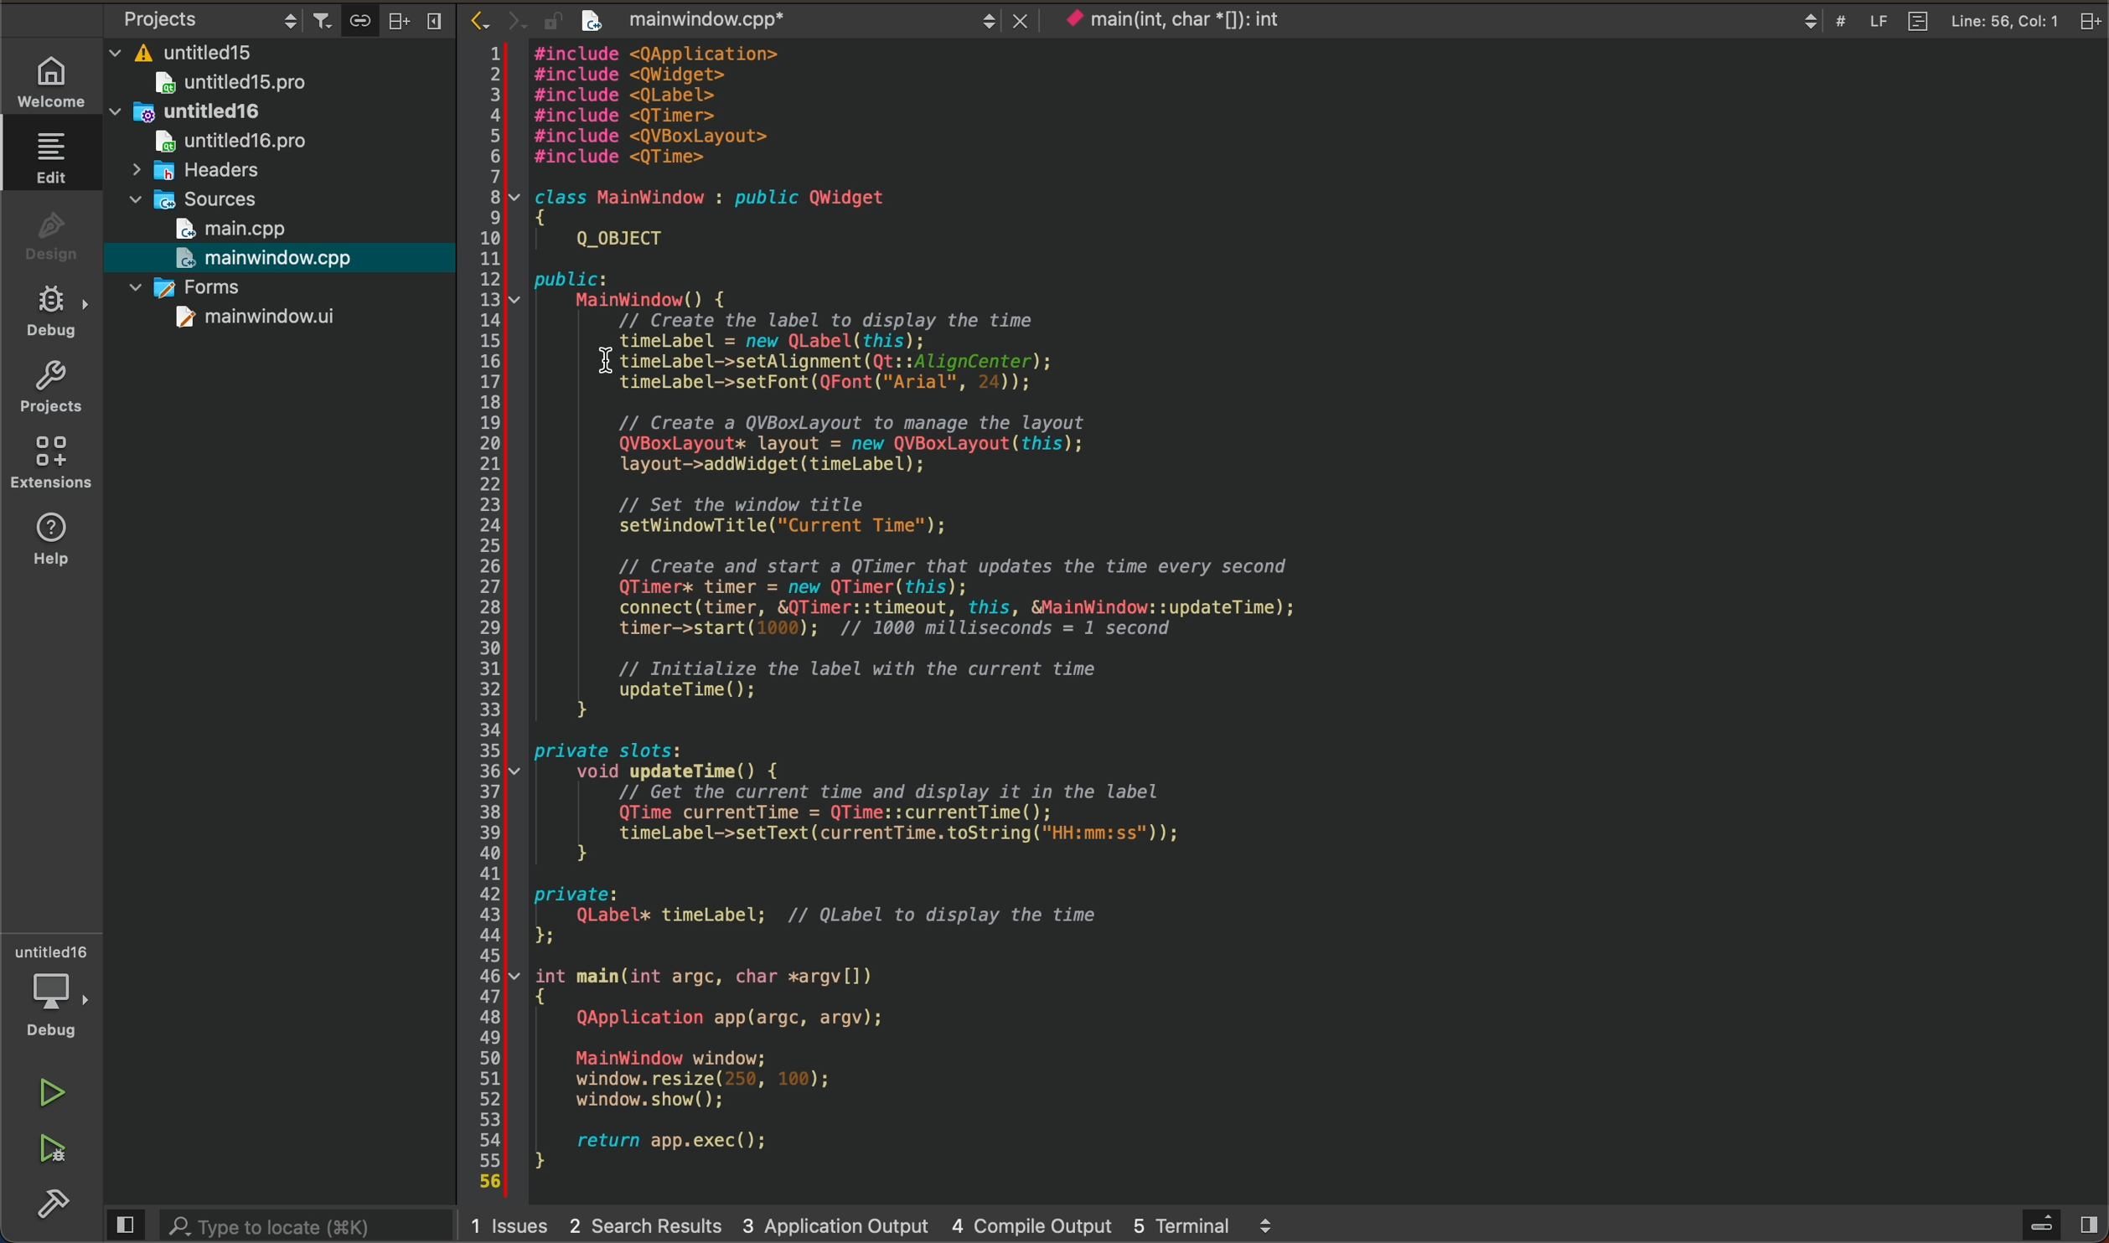  Describe the element at coordinates (2045, 1224) in the screenshot. I see `open sidebar` at that location.